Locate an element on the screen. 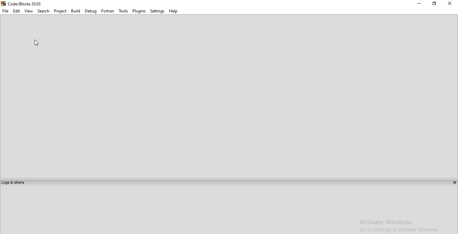 This screenshot has width=458, height=234. Tools  is located at coordinates (123, 11).